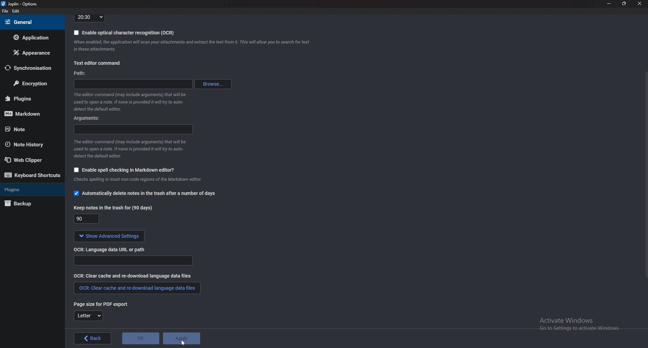  Describe the element at coordinates (97, 64) in the screenshot. I see `text editor command` at that location.